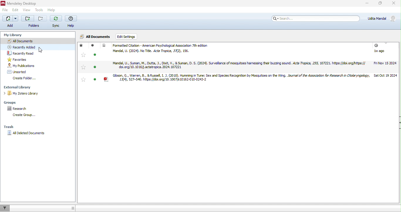 The image size is (401, 212). I want to click on favorites, so click(84, 79).